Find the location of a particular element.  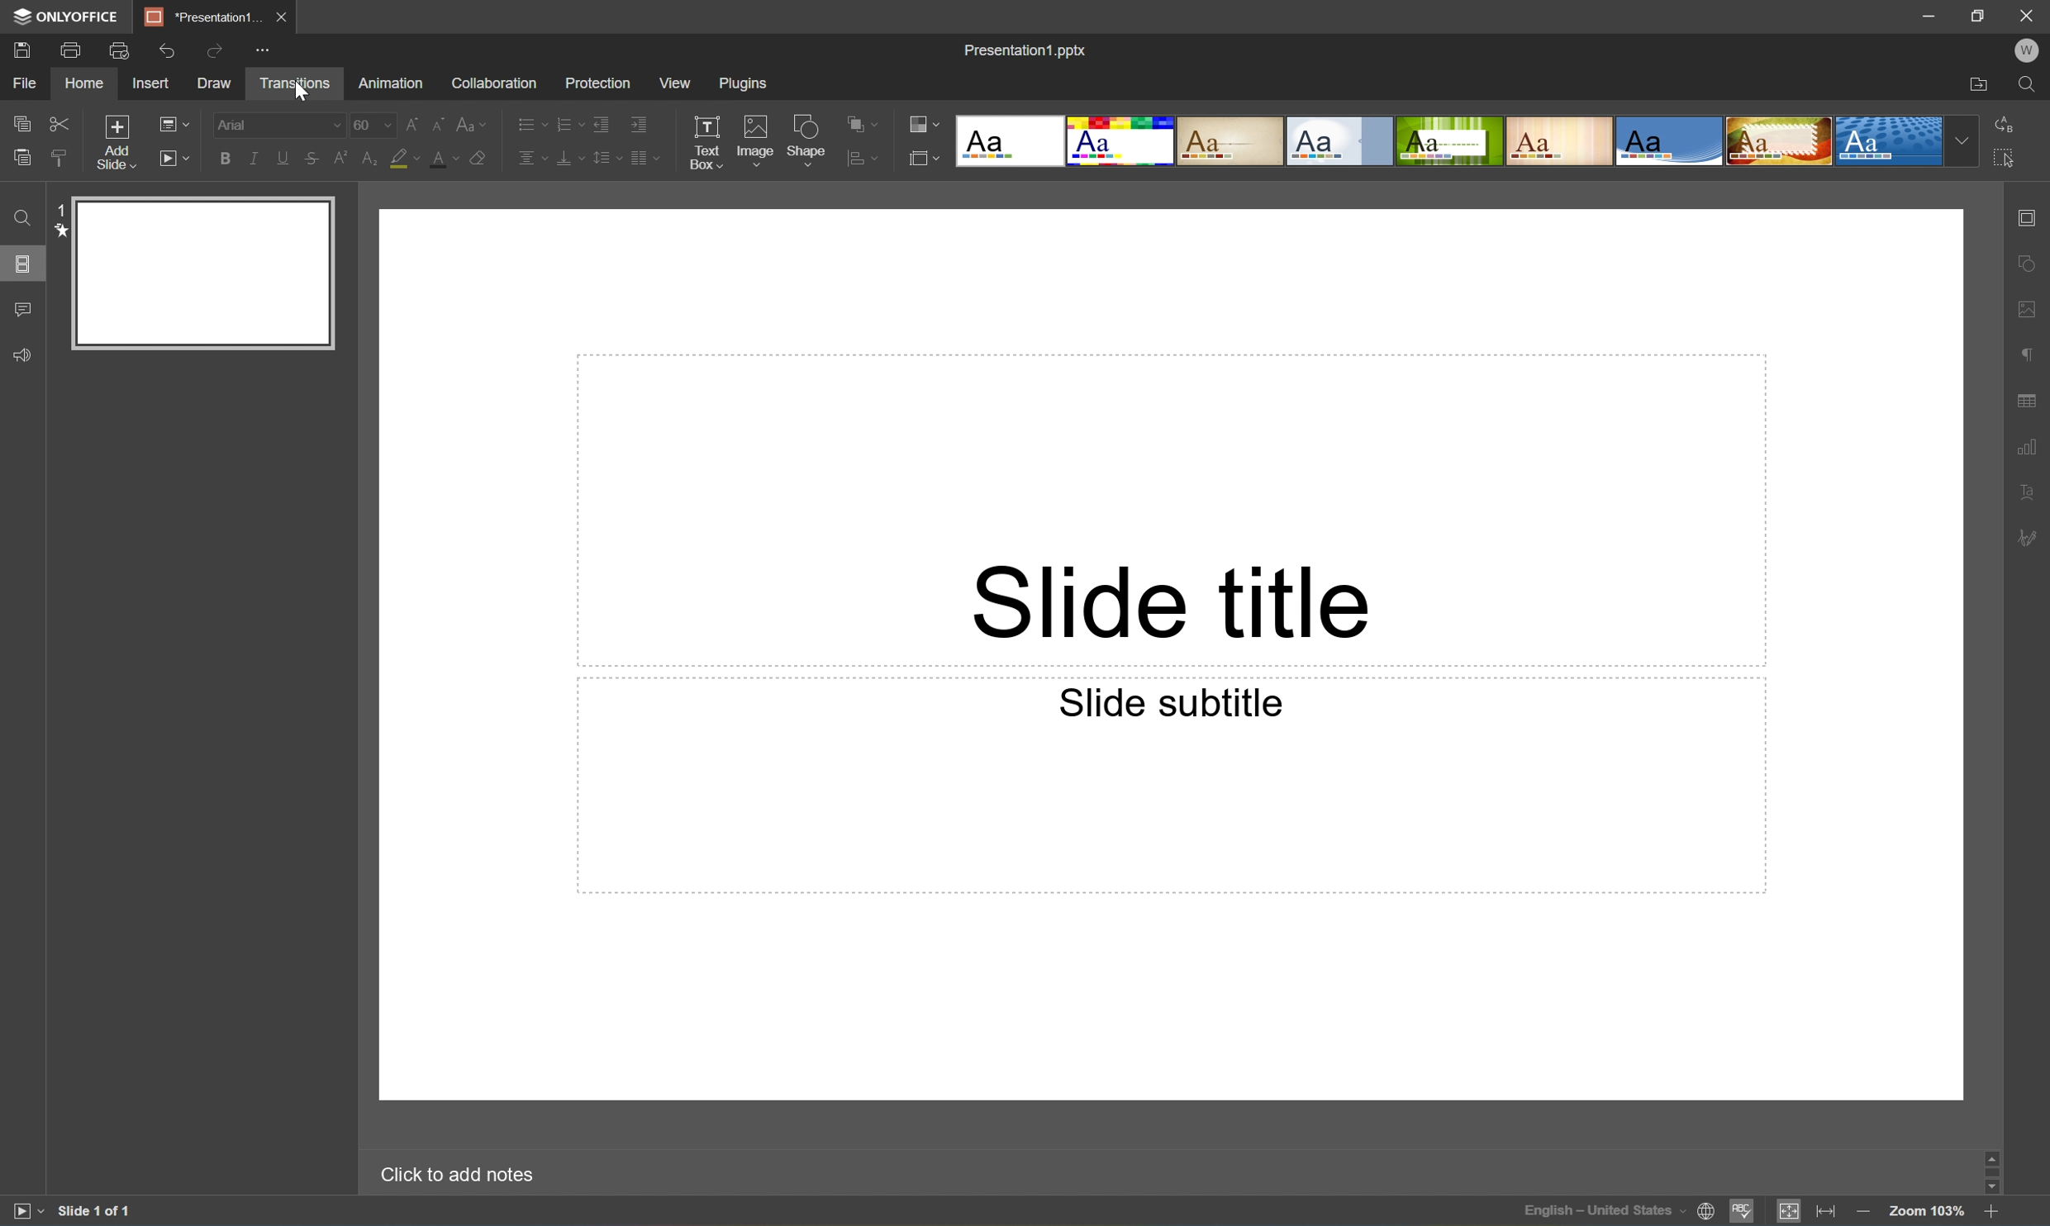

Select slide size is located at coordinates (929, 156).